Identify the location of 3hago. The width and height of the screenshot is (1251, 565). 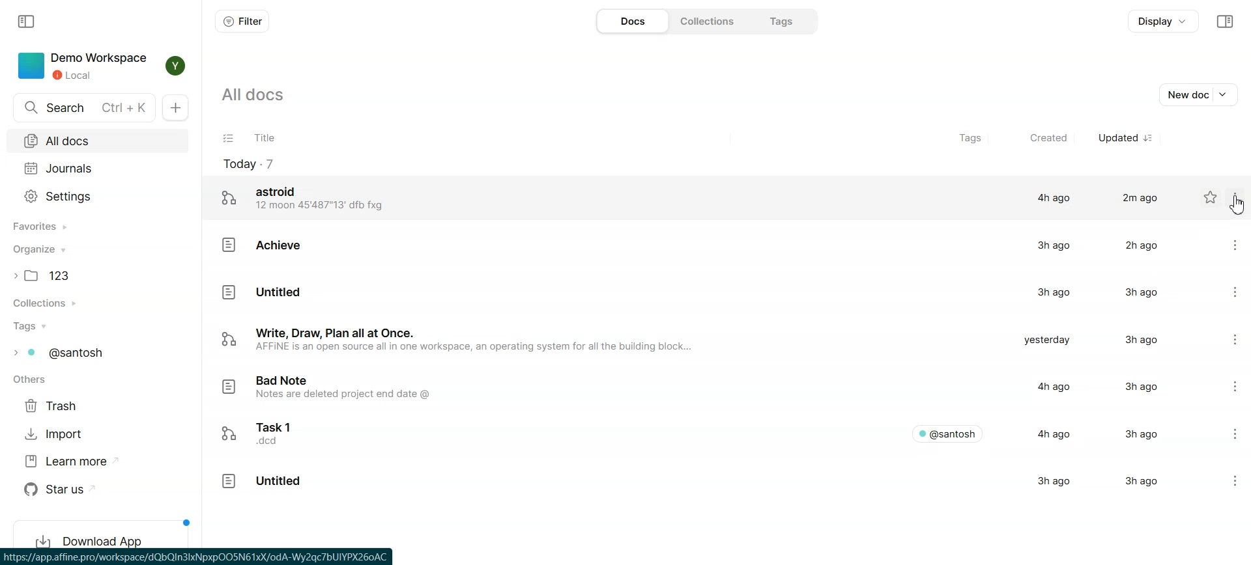
(1137, 341).